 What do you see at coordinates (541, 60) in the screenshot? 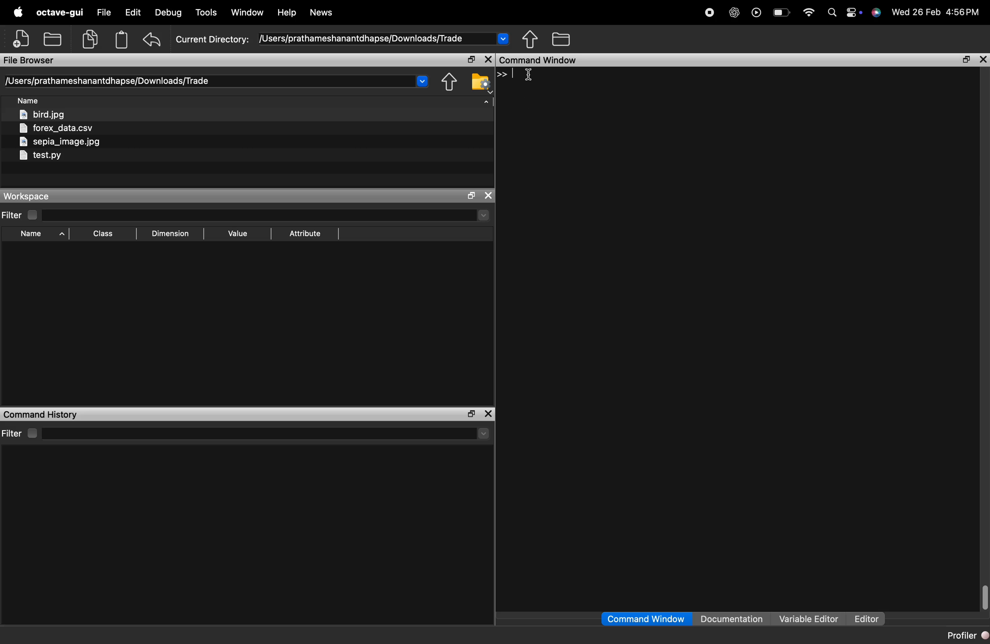
I see `Command Window` at bounding box center [541, 60].